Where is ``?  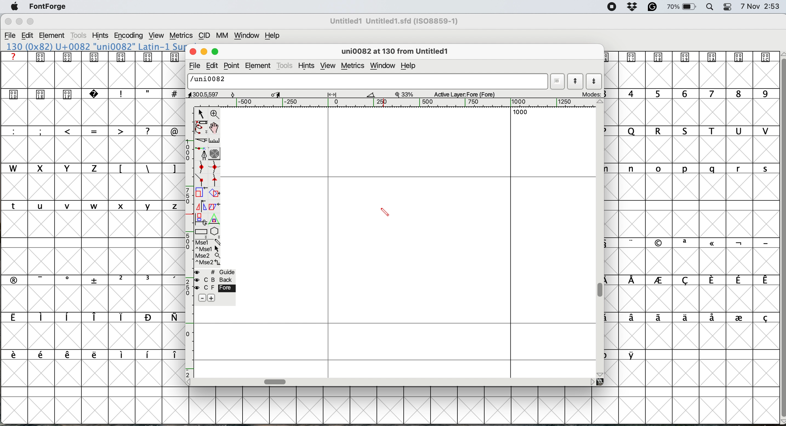
 is located at coordinates (31, 13).